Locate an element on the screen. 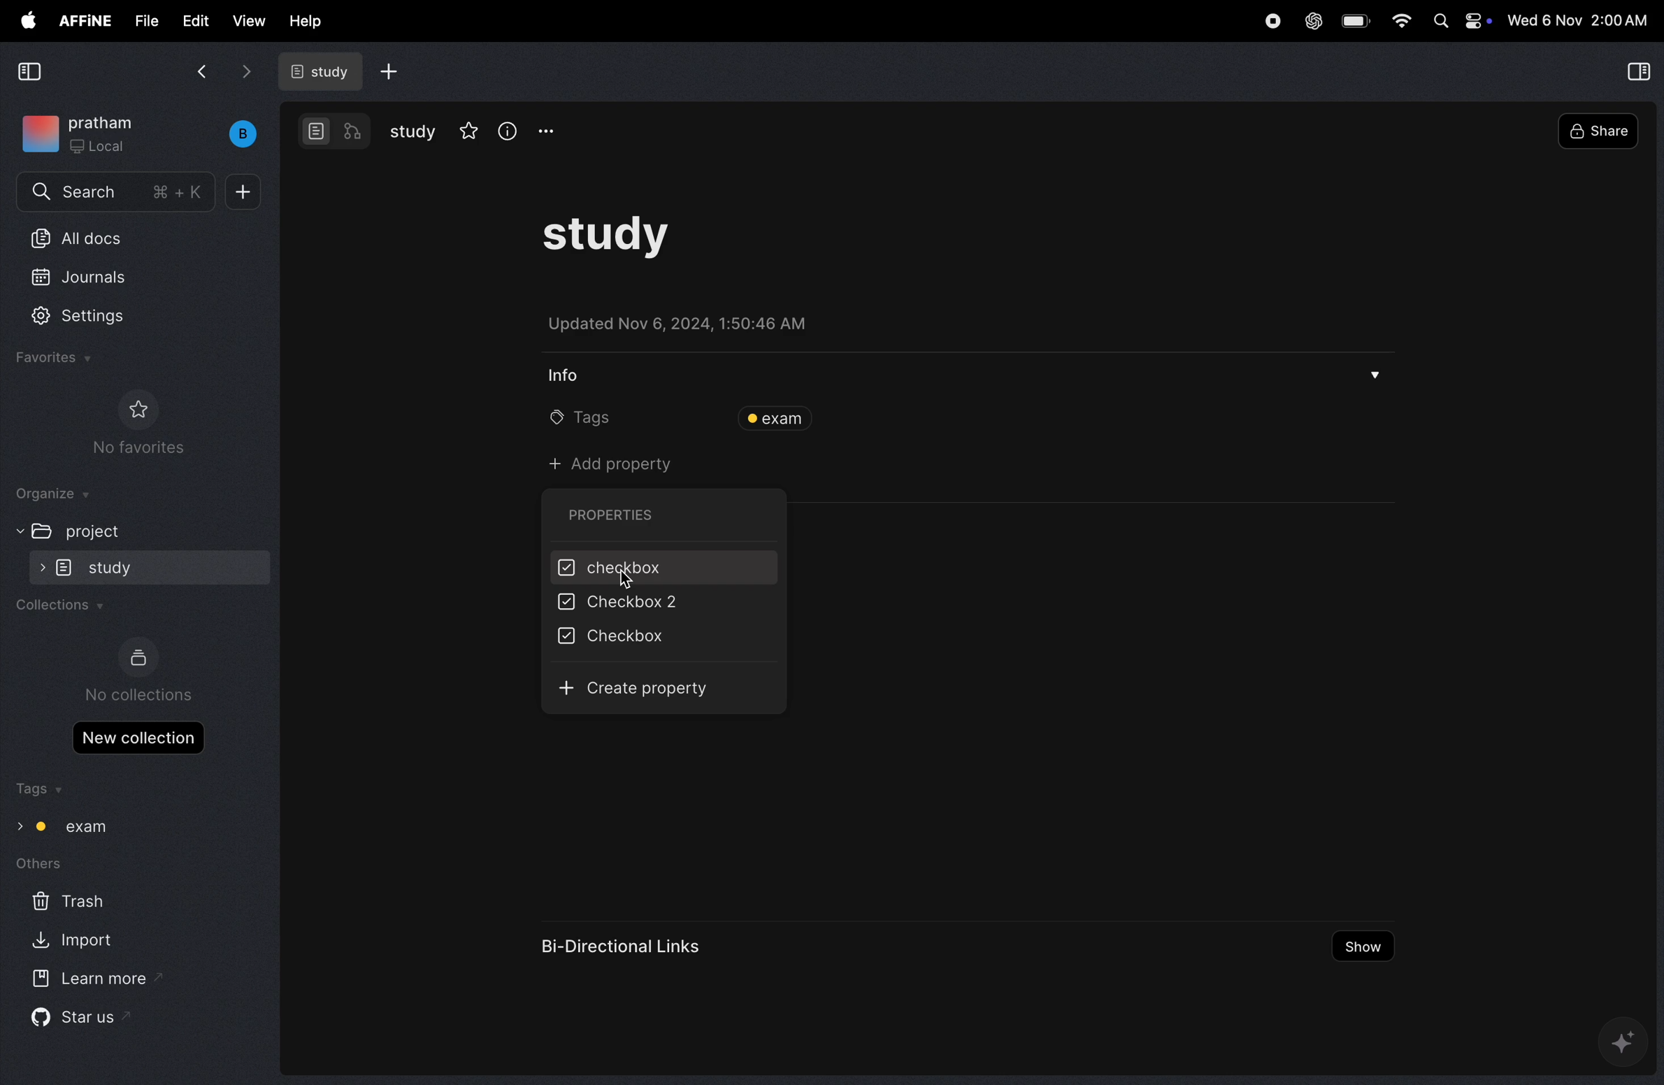 This screenshot has height=1085, width=1664. exam tags is located at coordinates (74, 829).